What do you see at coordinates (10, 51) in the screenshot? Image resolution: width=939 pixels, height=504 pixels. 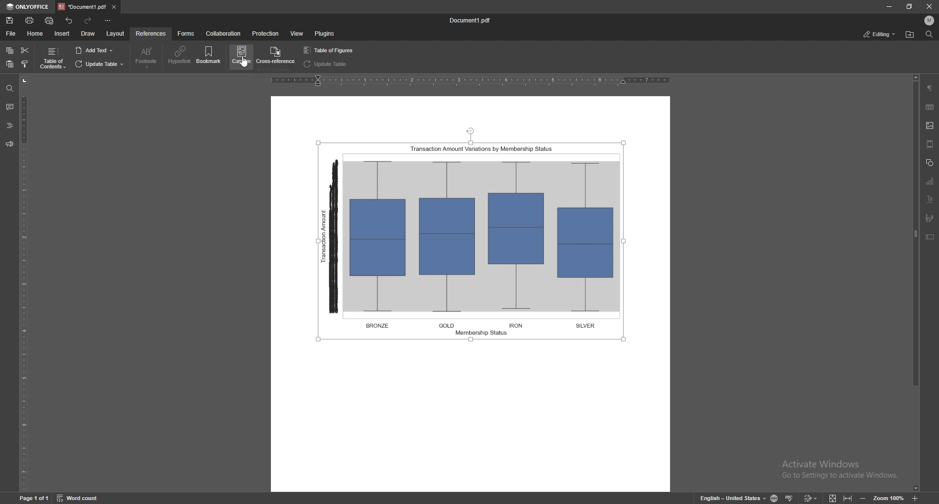 I see `copy` at bounding box center [10, 51].